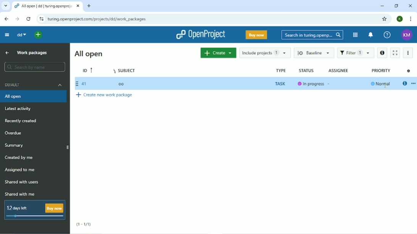 The height and width of the screenshot is (234, 417). What do you see at coordinates (82, 84) in the screenshot?
I see `41` at bounding box center [82, 84].